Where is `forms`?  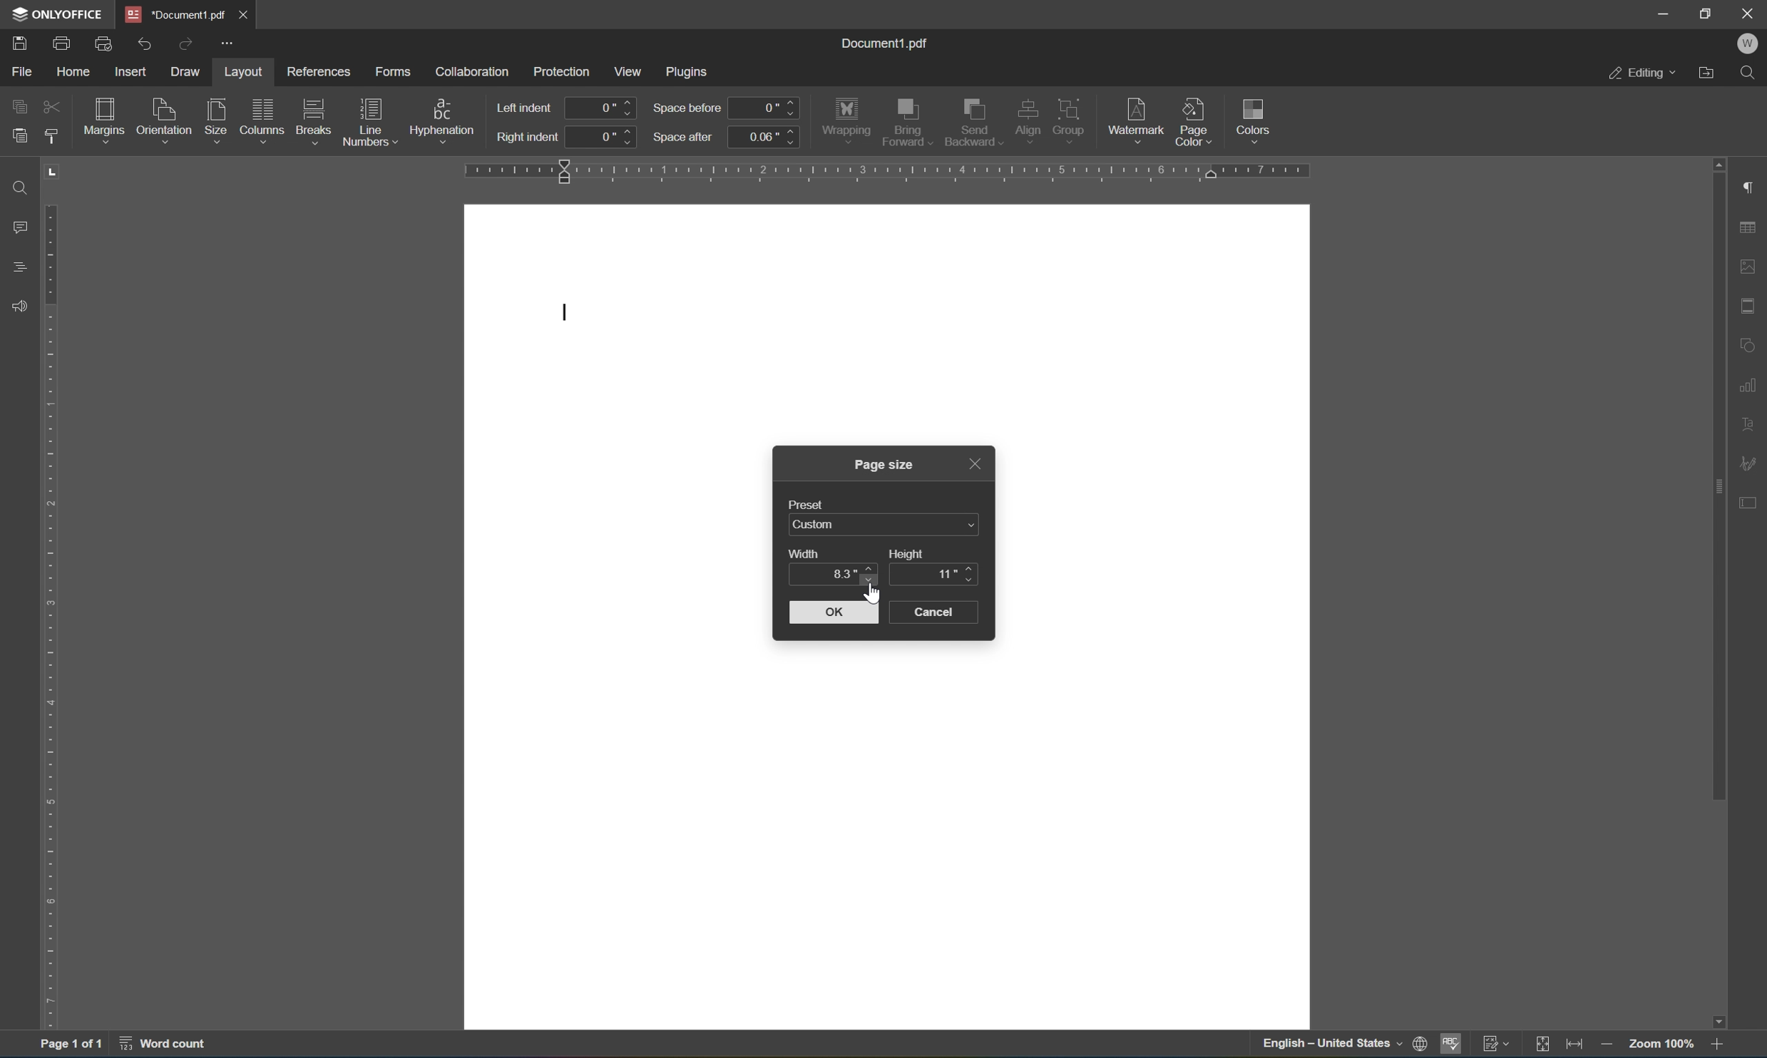 forms is located at coordinates (392, 68).